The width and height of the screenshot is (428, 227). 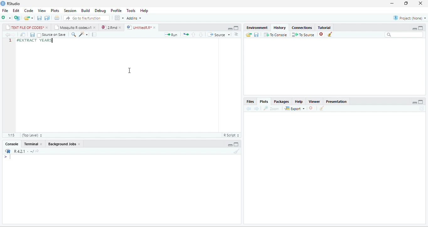 I want to click on RStudio, so click(x=14, y=4).